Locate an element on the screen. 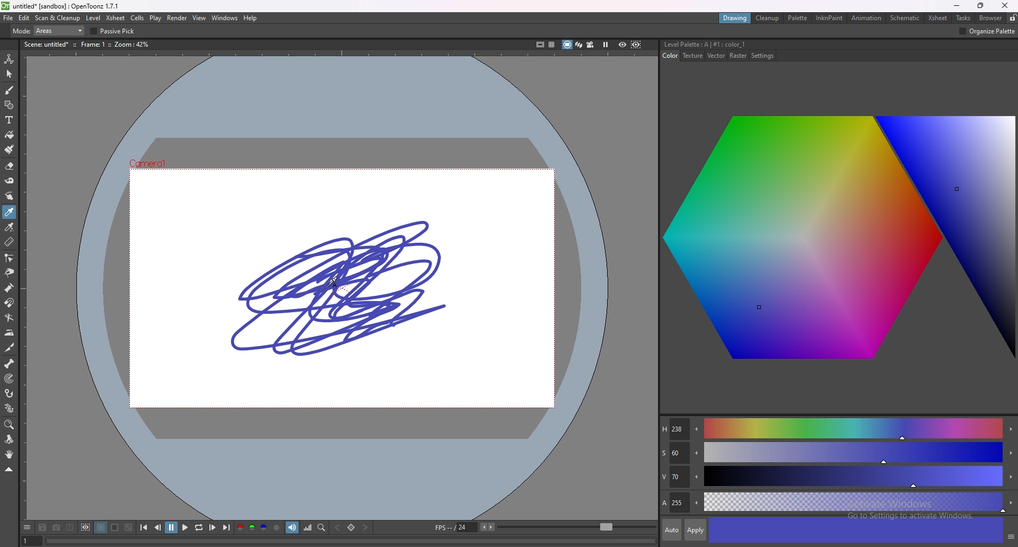  save is located at coordinates (42, 527).